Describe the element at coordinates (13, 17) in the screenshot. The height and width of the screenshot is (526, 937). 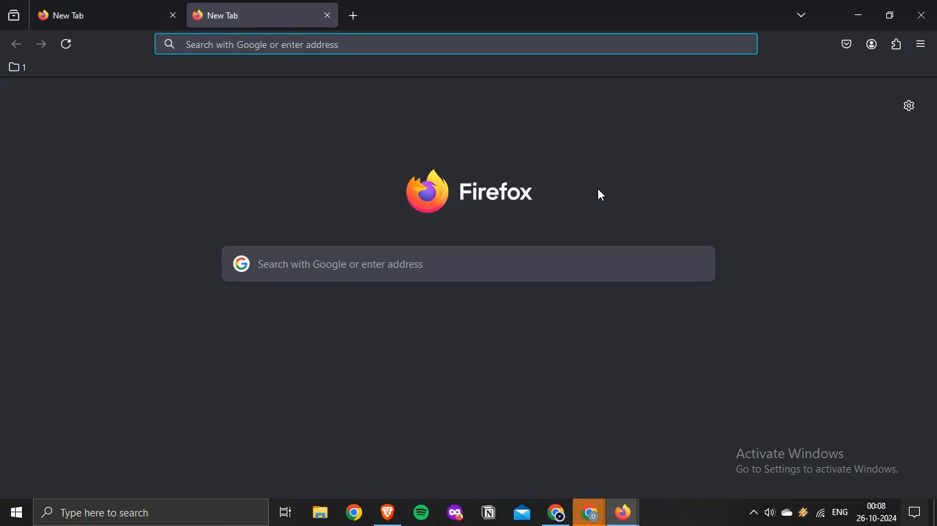
I see `recent browsing` at that location.